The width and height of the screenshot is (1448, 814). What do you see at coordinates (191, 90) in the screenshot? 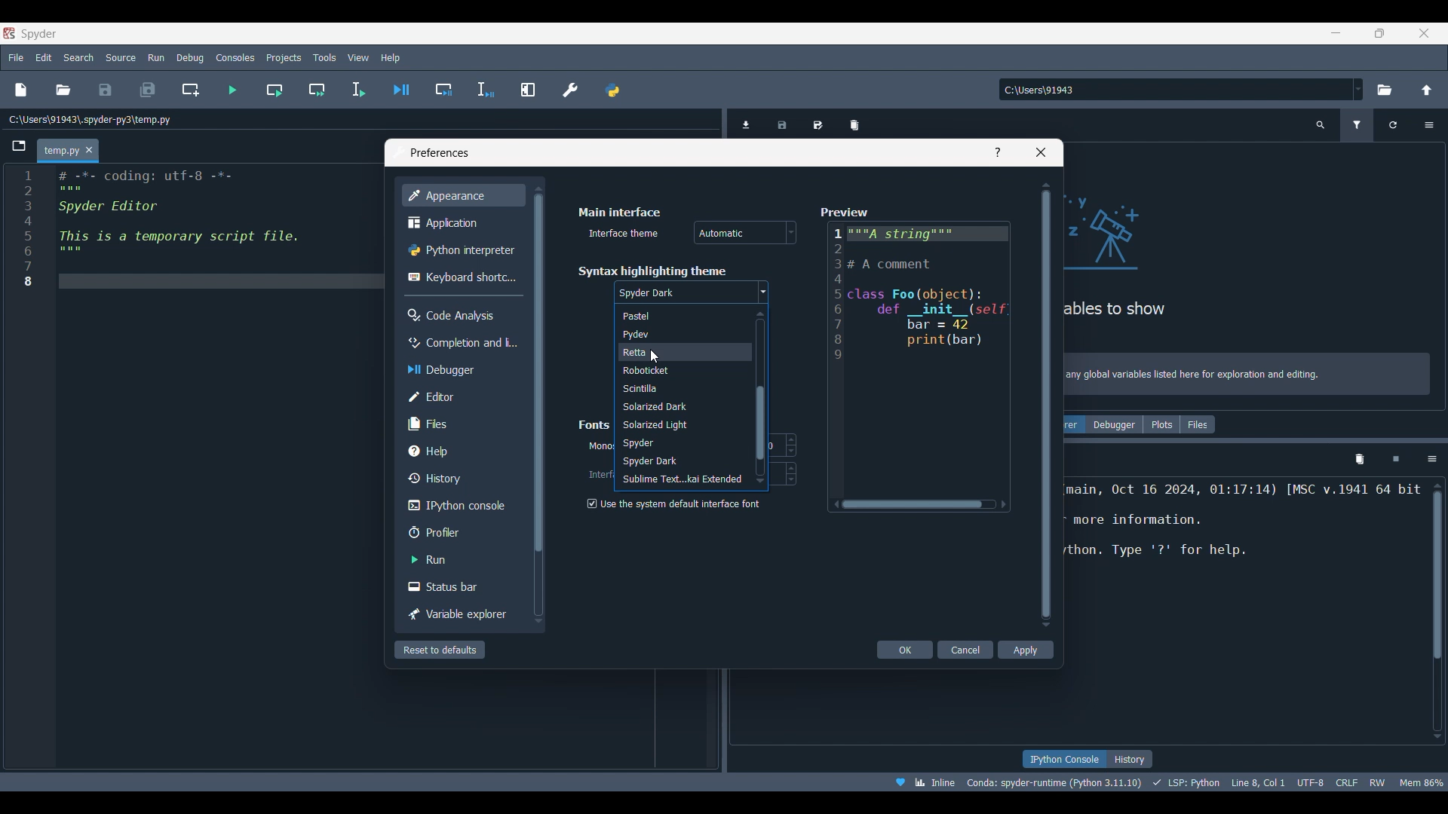
I see `Create new cell at the current line` at bounding box center [191, 90].